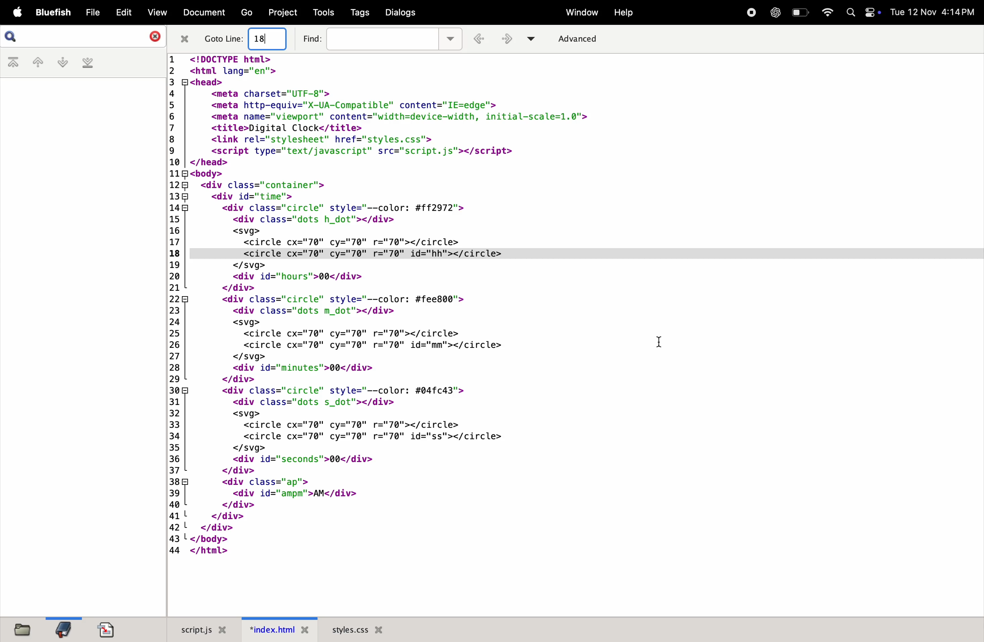 Image resolution: width=984 pixels, height=642 pixels. I want to click on tools, so click(322, 12).